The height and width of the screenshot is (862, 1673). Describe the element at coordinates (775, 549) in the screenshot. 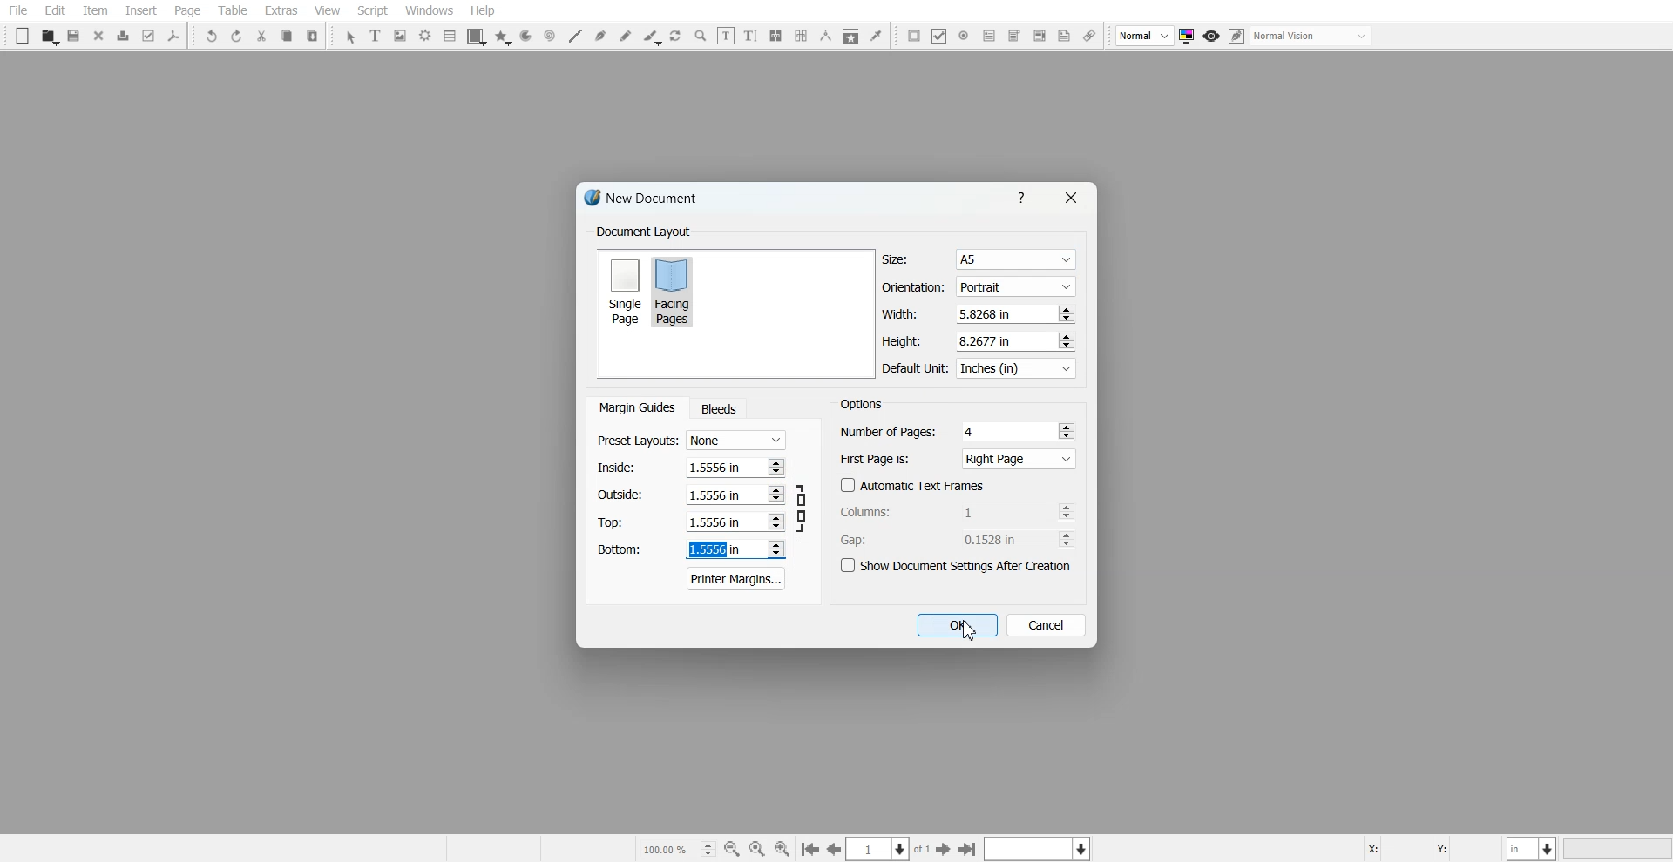

I see `Increase and decrease No. ` at that location.